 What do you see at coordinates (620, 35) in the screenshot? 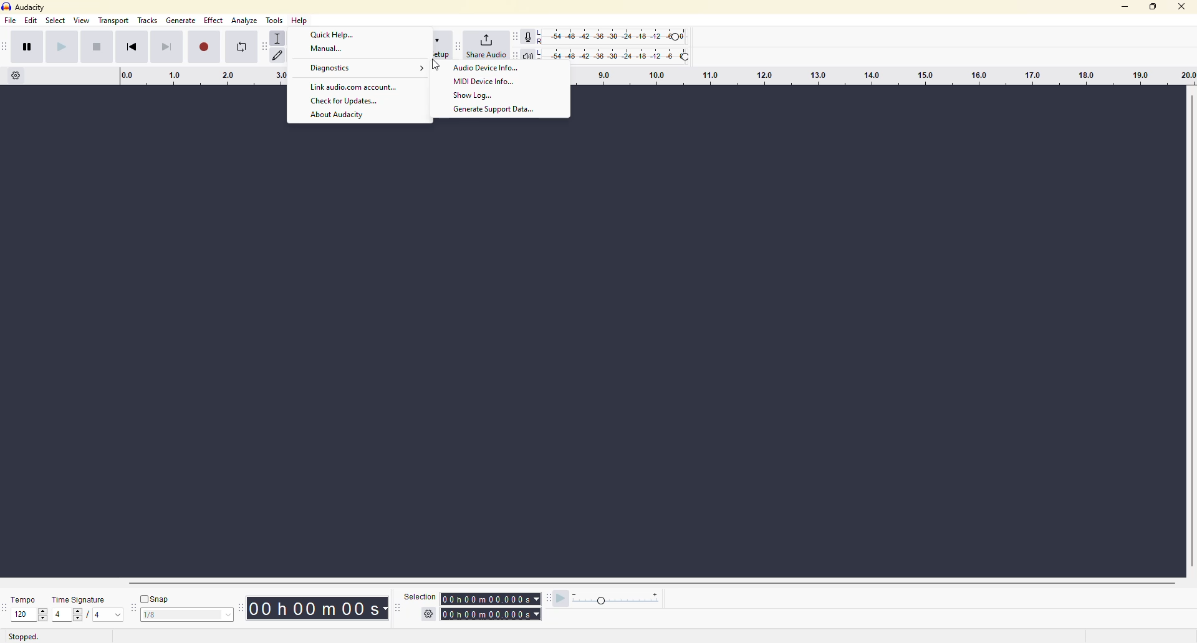
I see `recording level` at bounding box center [620, 35].